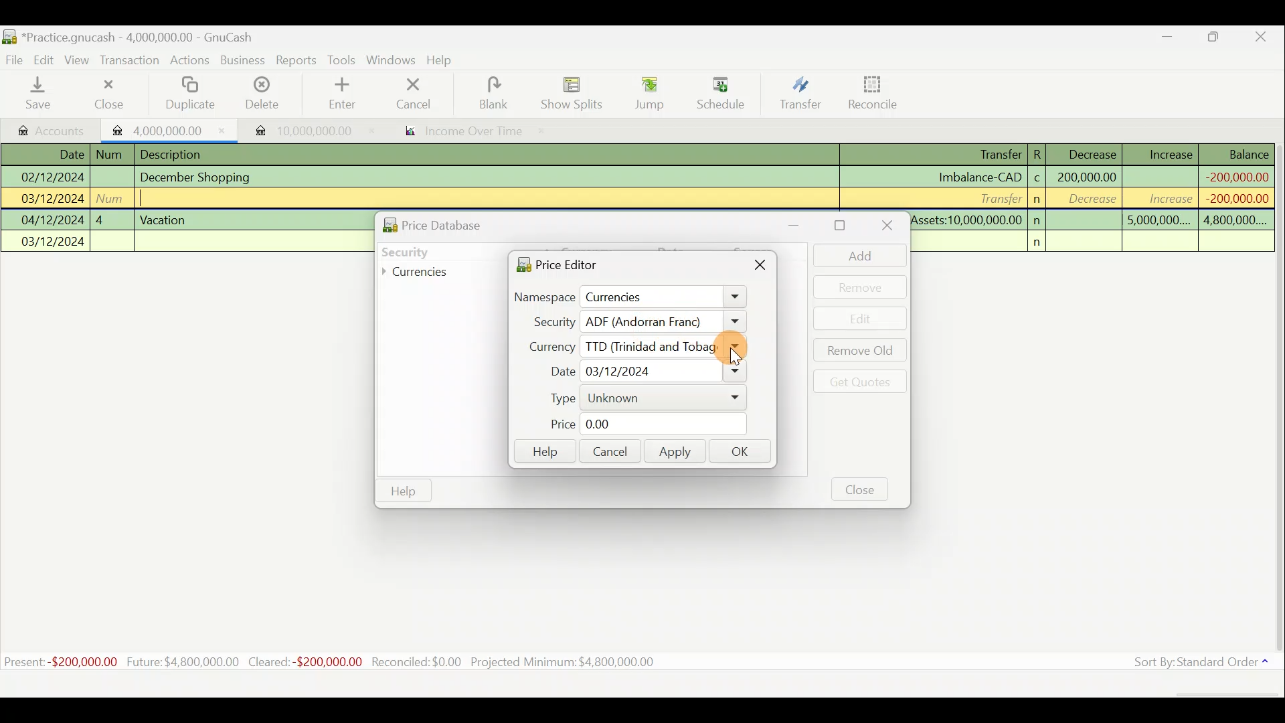 This screenshot has width=1285, height=723. I want to click on 04/12/2024, so click(53, 220).